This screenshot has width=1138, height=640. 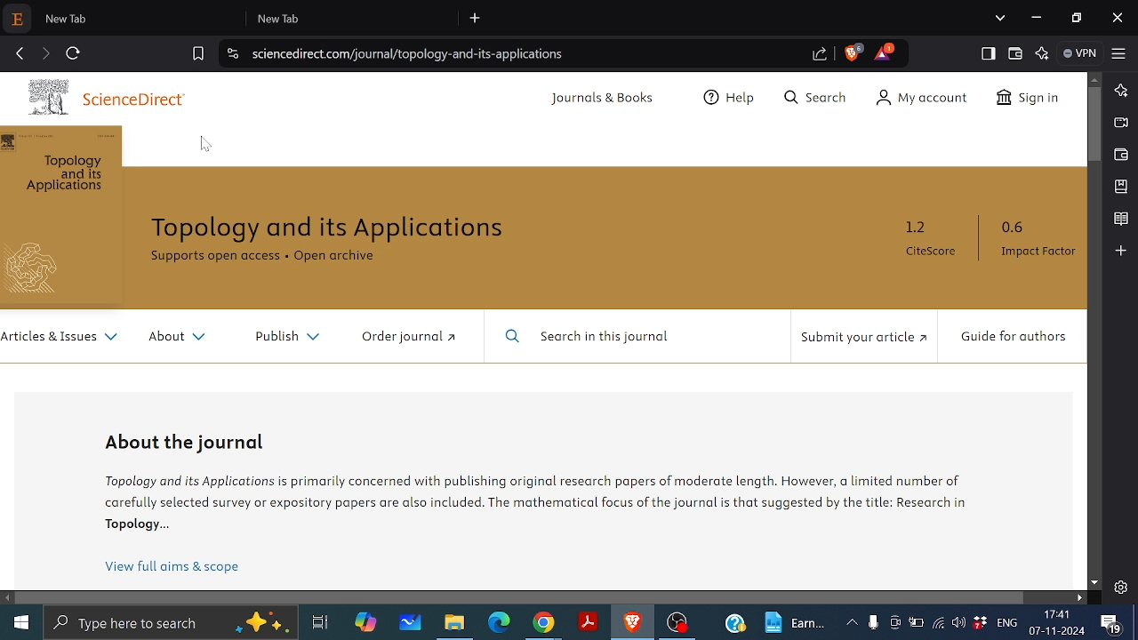 What do you see at coordinates (797, 621) in the screenshot?
I see `New` at bounding box center [797, 621].